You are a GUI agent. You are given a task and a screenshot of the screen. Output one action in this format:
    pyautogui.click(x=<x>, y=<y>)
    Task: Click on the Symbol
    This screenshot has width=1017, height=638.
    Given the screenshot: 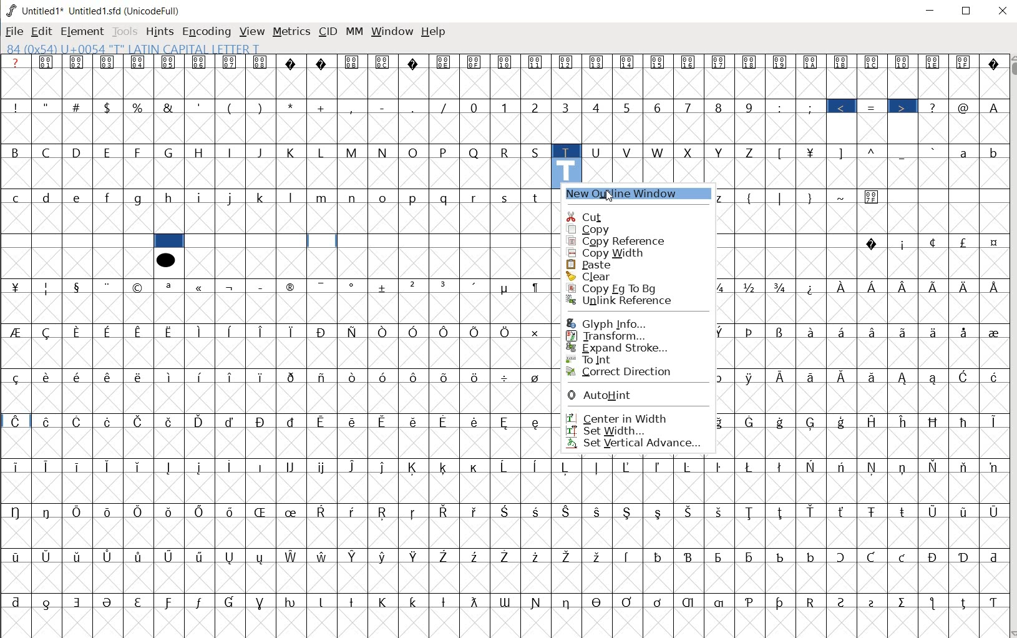 What is the action you would take?
    pyautogui.click(x=385, y=288)
    